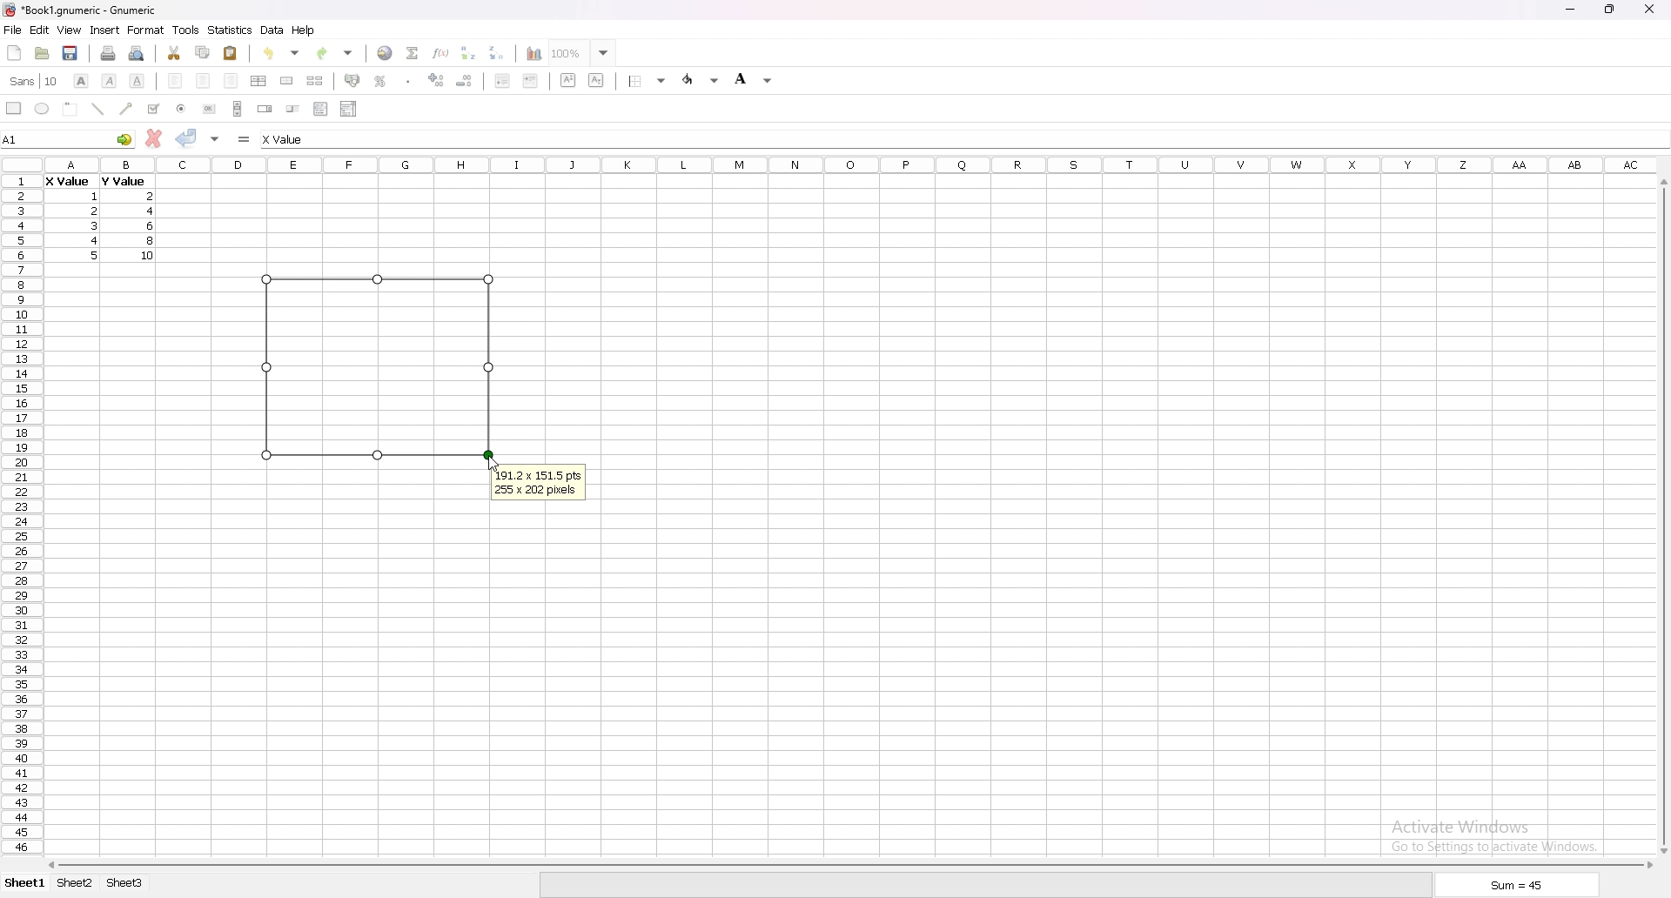  I want to click on function, so click(443, 52).